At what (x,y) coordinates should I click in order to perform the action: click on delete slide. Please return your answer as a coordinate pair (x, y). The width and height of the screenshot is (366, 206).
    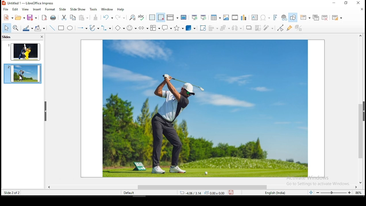
    Looking at the image, I should click on (325, 18).